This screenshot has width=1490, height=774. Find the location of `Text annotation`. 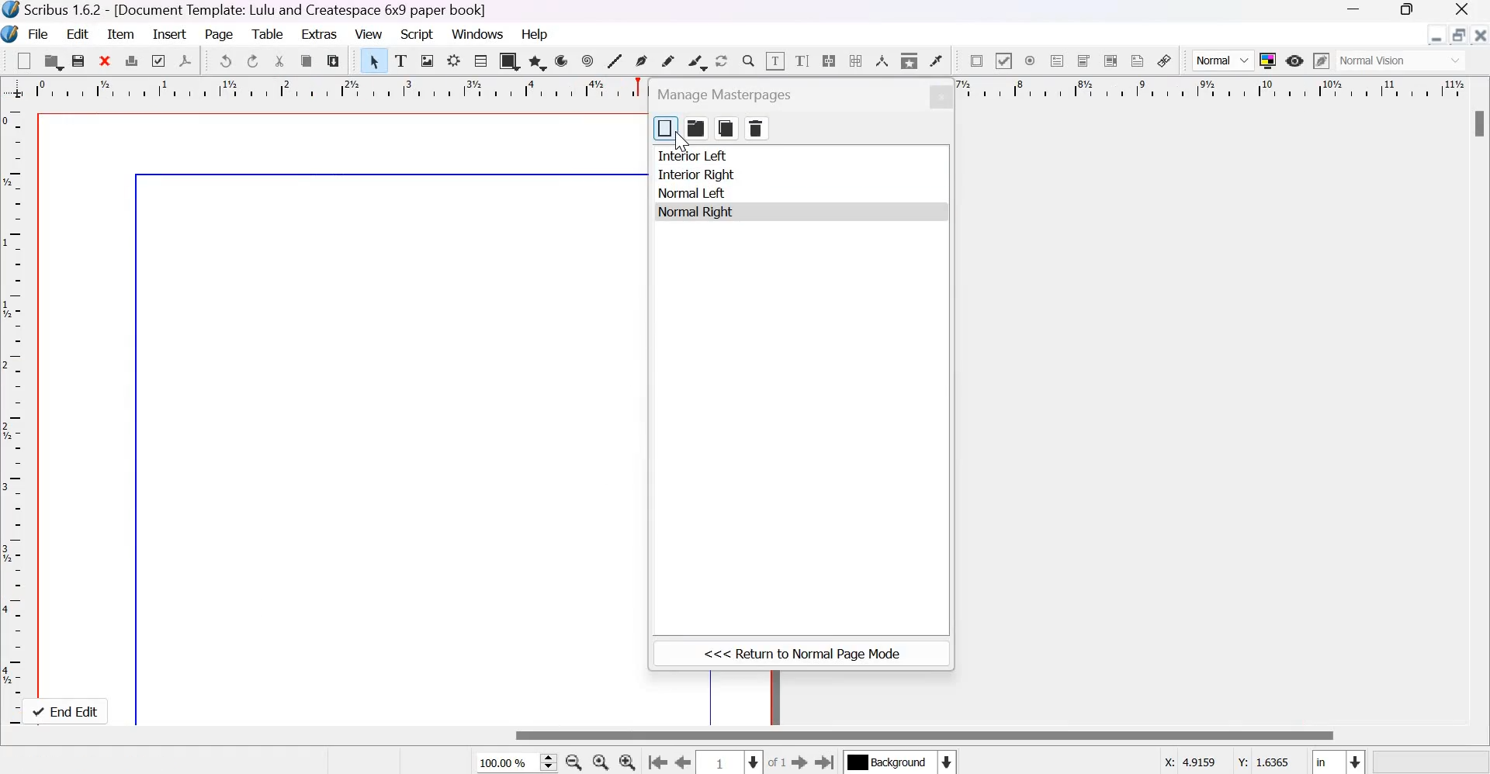

Text annotation is located at coordinates (1137, 60).